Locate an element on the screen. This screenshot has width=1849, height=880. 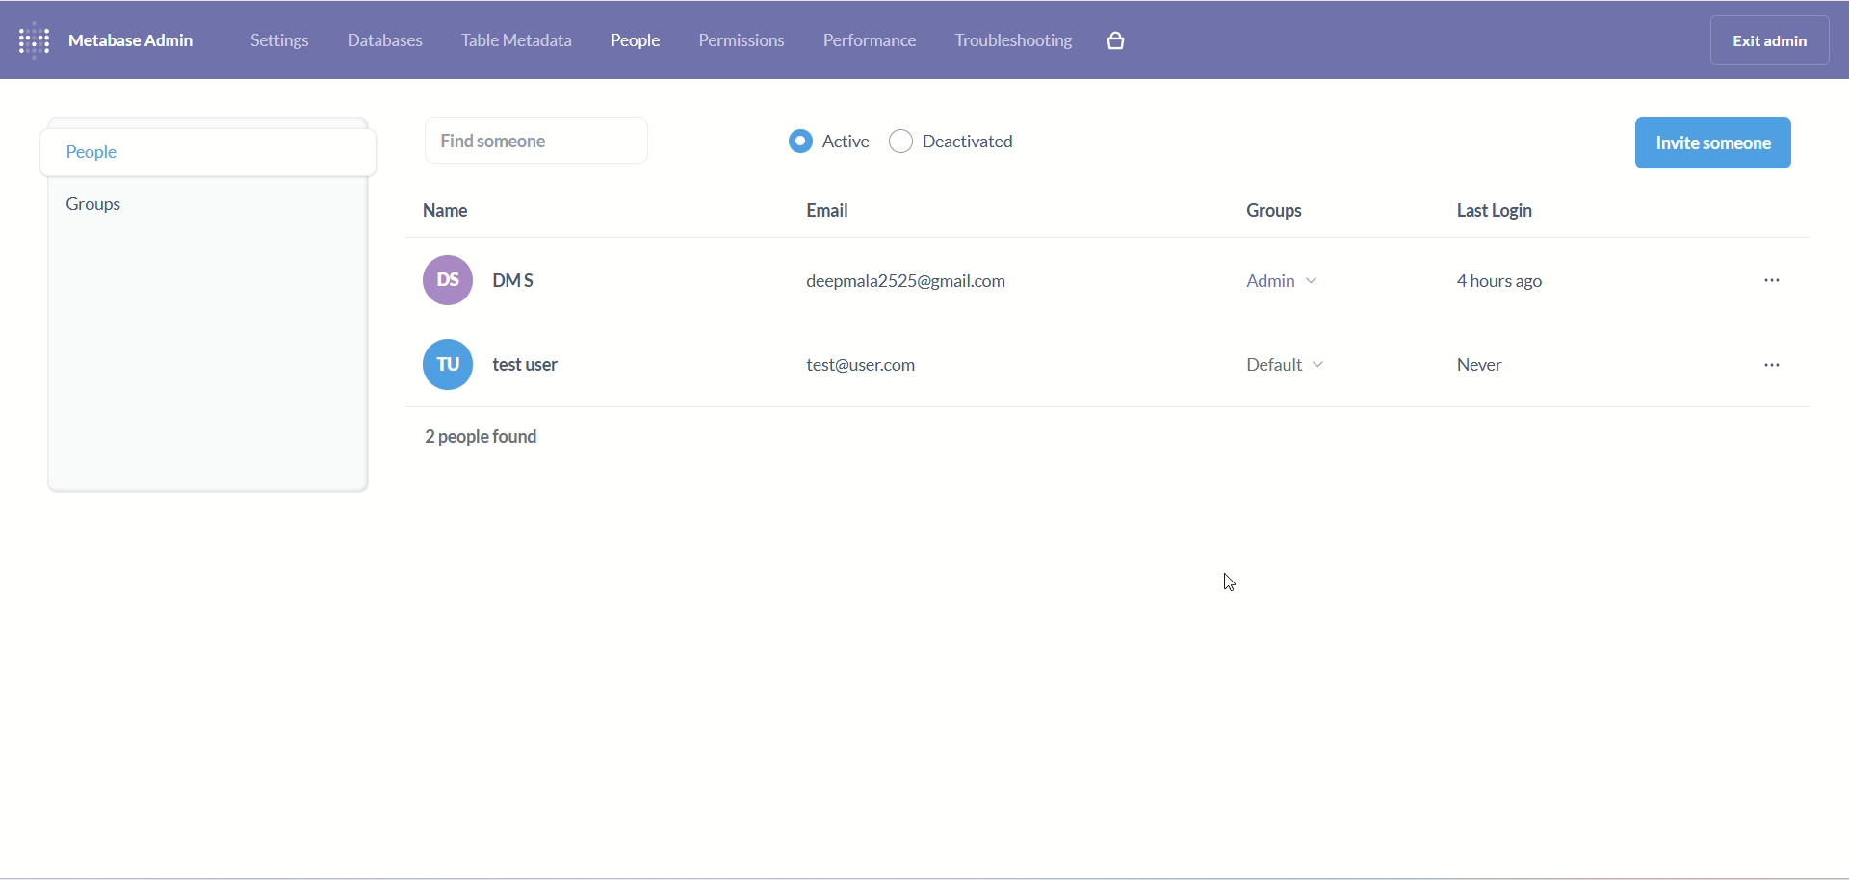
 is located at coordinates (482, 439).